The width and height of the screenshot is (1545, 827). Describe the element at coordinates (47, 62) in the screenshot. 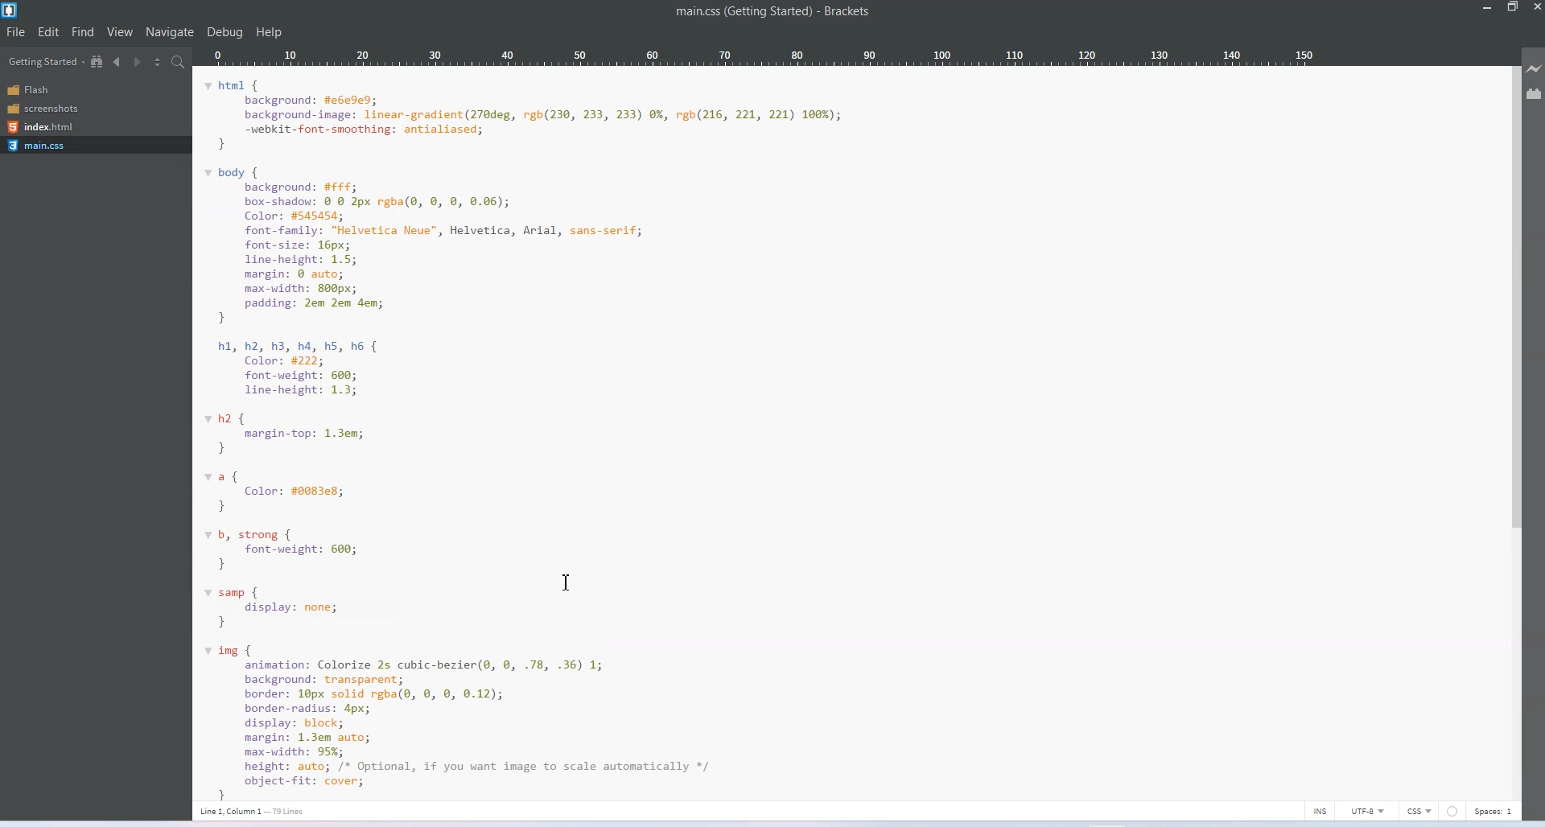

I see `Getting Started` at that location.